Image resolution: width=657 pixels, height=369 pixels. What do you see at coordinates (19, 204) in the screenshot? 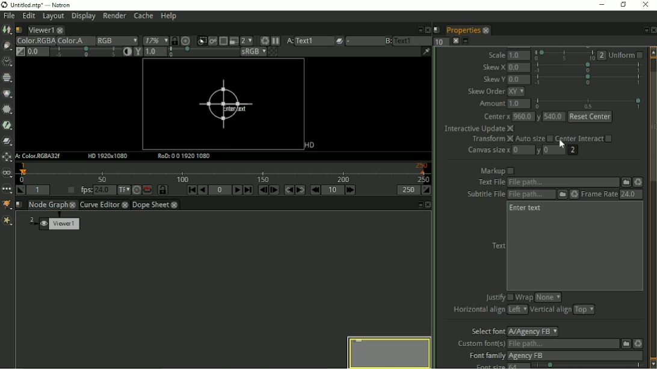
I see `Script name` at bounding box center [19, 204].